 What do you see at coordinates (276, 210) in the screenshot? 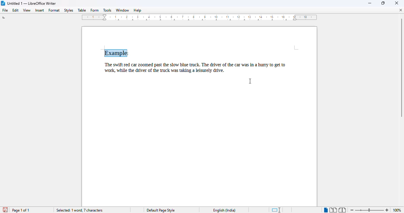
I see `standard selection` at bounding box center [276, 210].